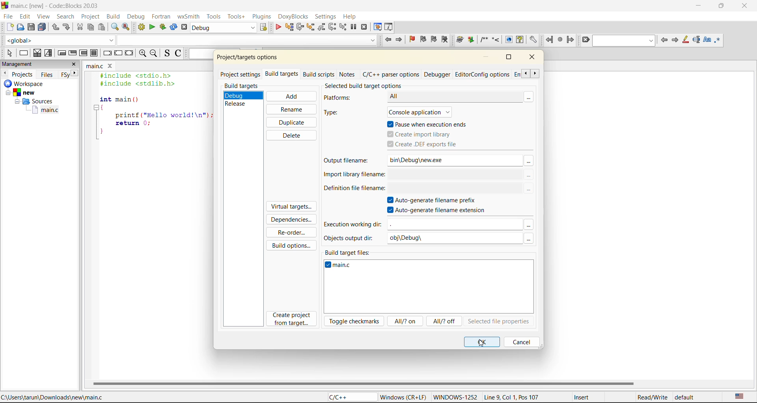  What do you see at coordinates (652, 397) in the screenshot?
I see `Read/Write` at bounding box center [652, 397].